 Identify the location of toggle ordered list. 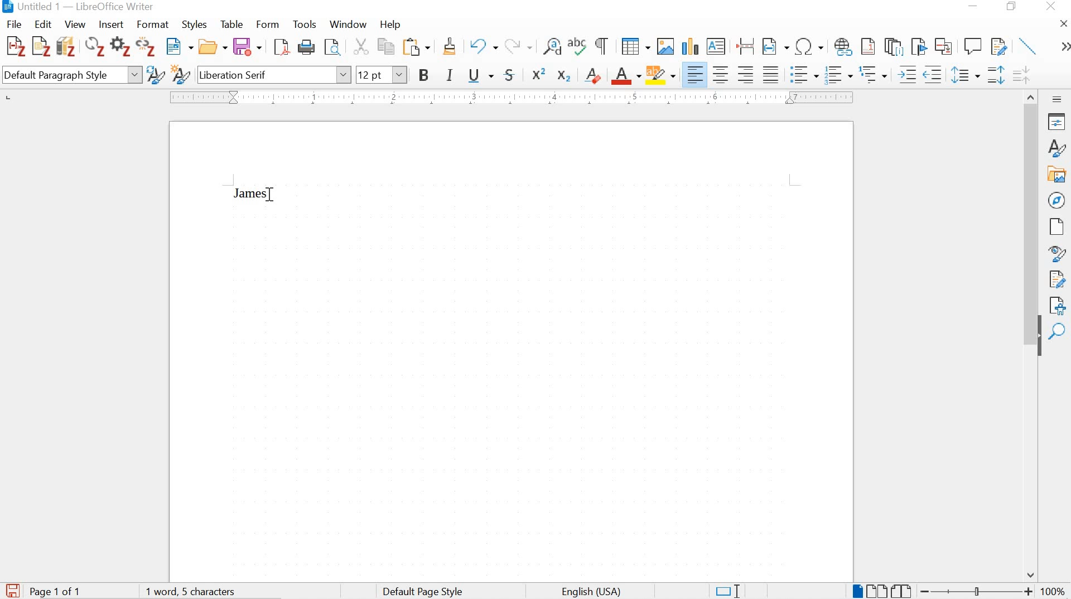
(837, 75).